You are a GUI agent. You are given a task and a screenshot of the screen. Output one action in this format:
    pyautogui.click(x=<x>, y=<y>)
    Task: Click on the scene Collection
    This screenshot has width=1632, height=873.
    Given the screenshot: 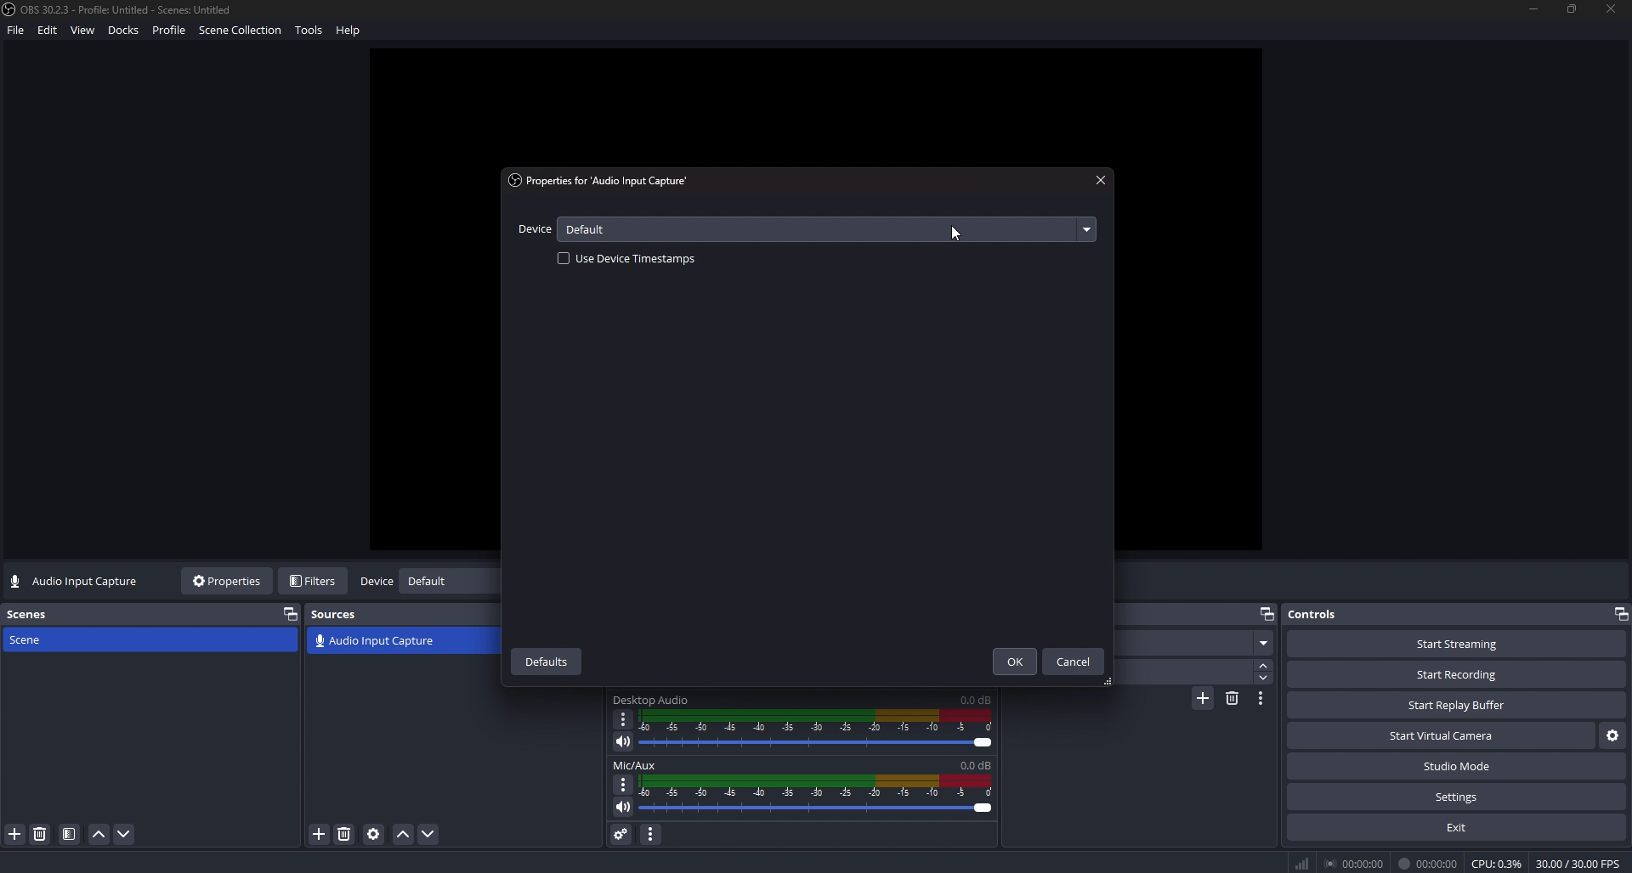 What is the action you would take?
    pyautogui.click(x=242, y=32)
    